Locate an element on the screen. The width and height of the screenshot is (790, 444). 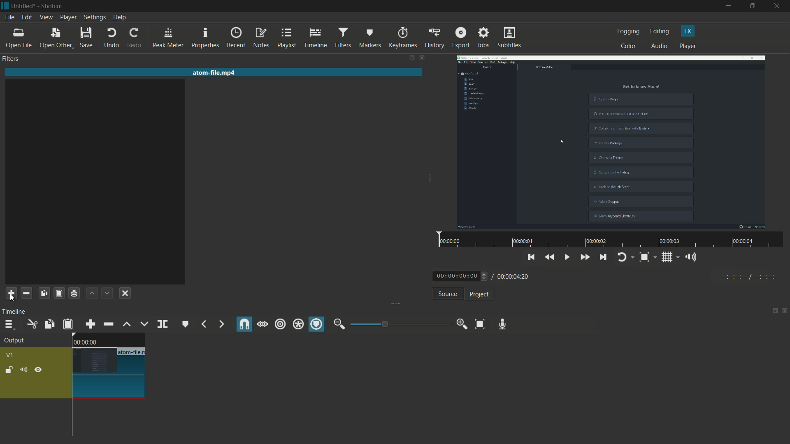
video time is located at coordinates (609, 240).